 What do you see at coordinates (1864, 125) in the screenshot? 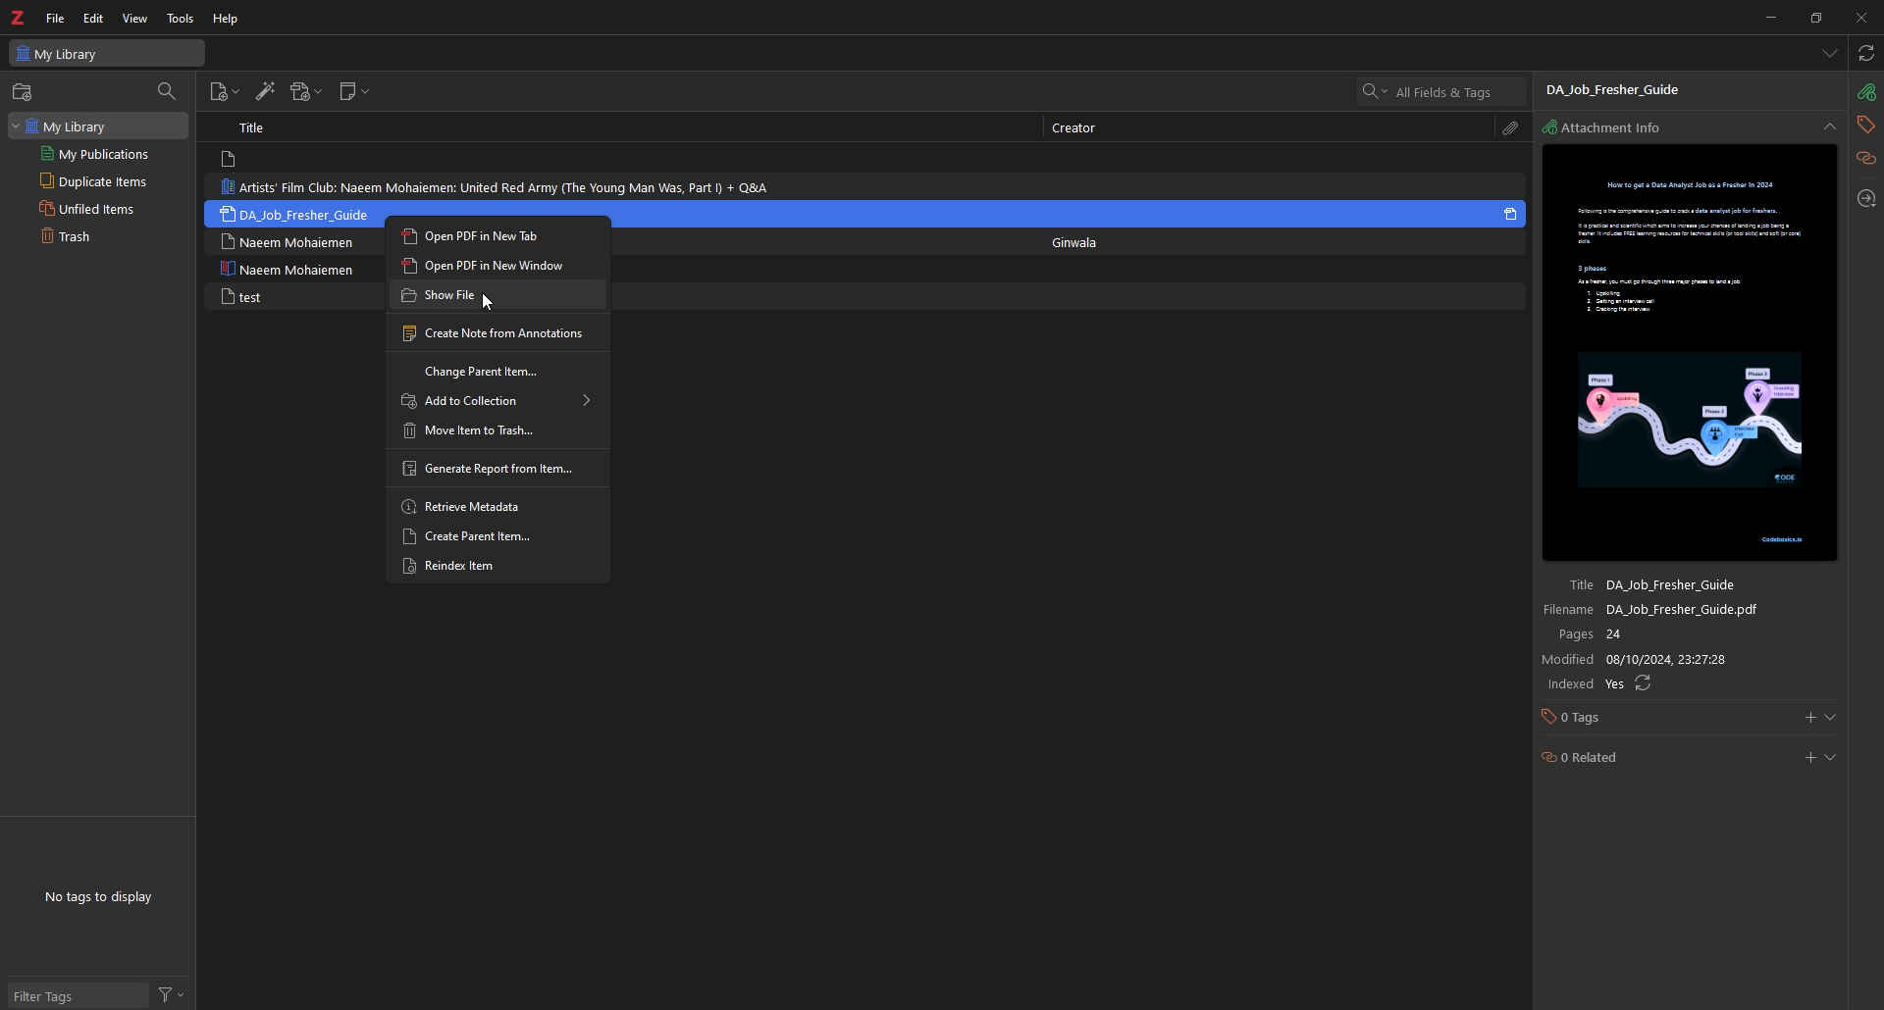
I see `tags` at bounding box center [1864, 125].